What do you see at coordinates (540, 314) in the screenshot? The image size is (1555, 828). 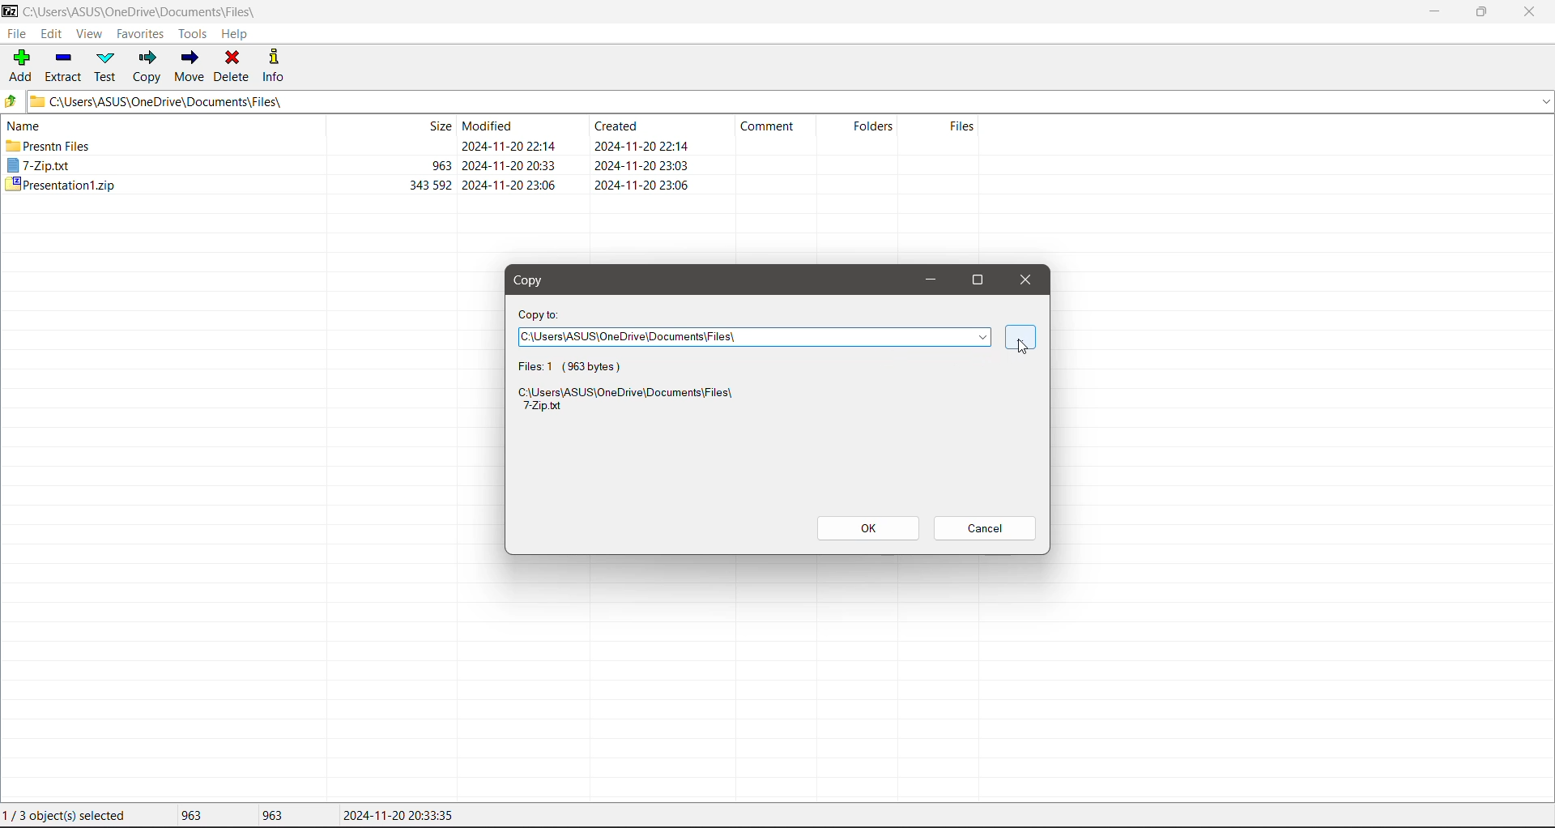 I see `Copy To` at bounding box center [540, 314].